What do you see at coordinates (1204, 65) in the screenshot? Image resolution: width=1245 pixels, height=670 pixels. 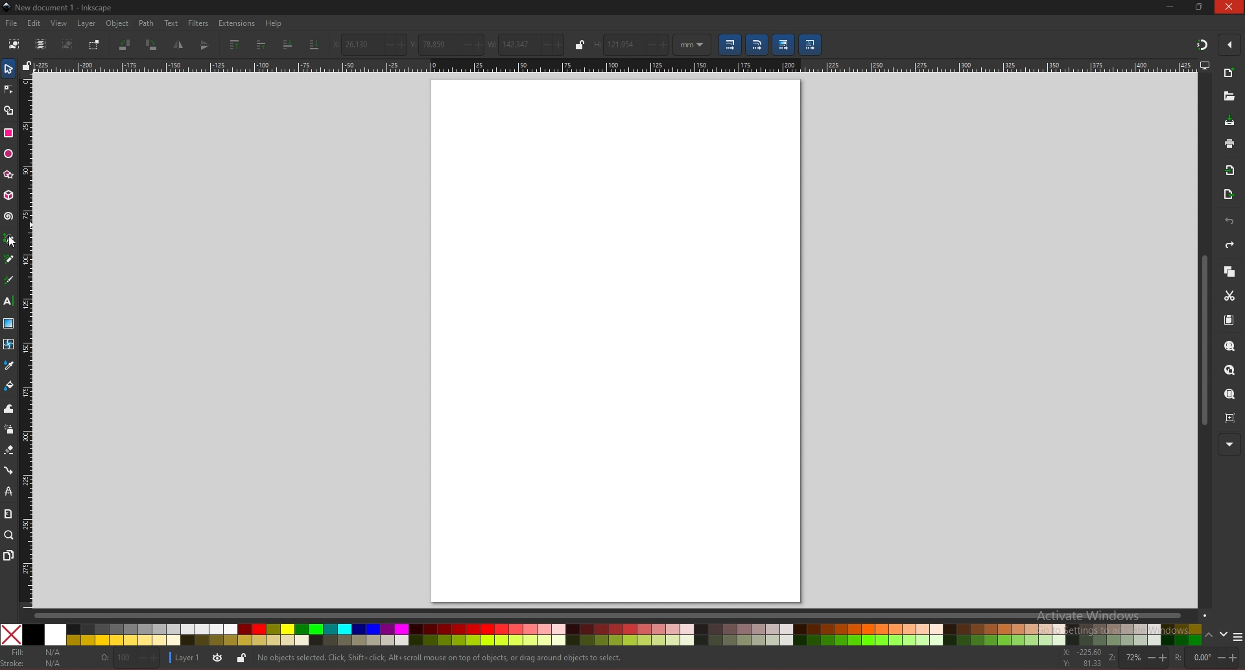 I see `display options` at bounding box center [1204, 65].